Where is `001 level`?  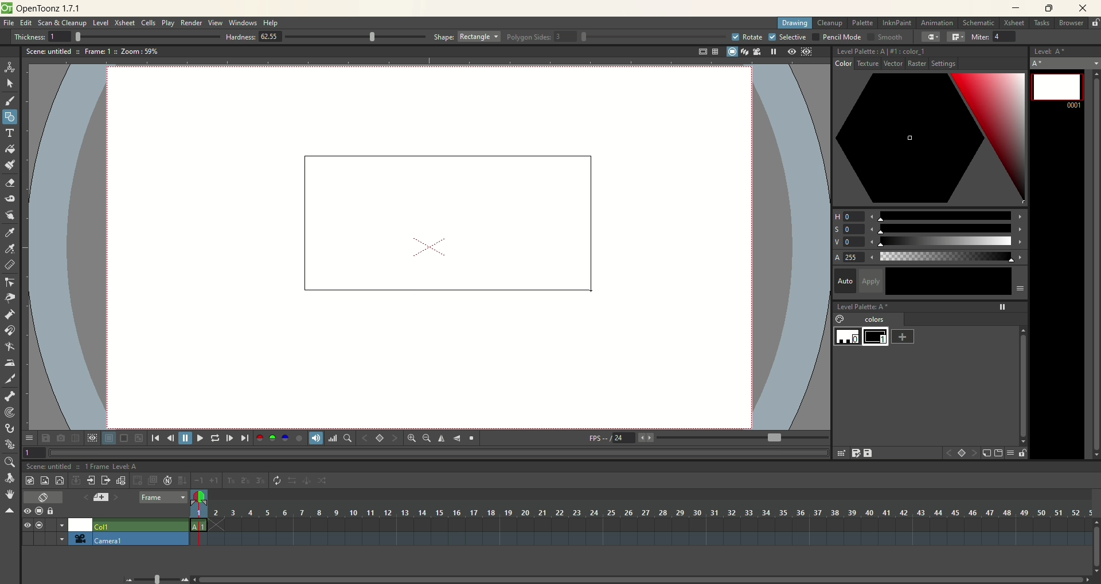
001 level is located at coordinates (1057, 89).